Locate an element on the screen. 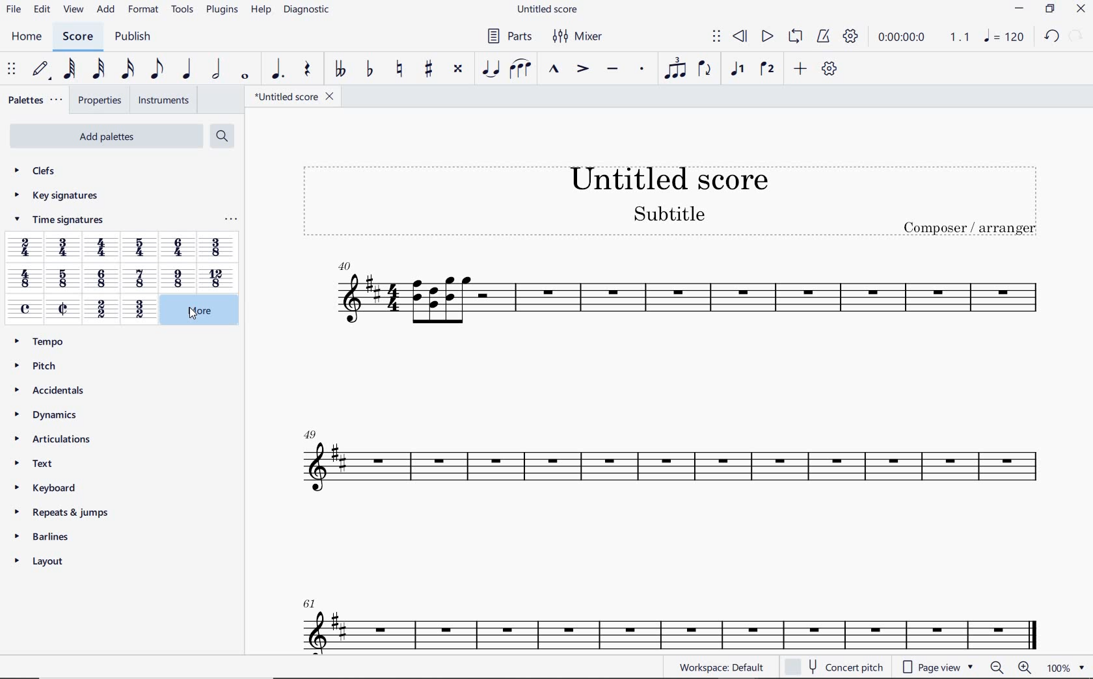 This screenshot has width=1093, height=679. DYNAMICS is located at coordinates (46, 414).